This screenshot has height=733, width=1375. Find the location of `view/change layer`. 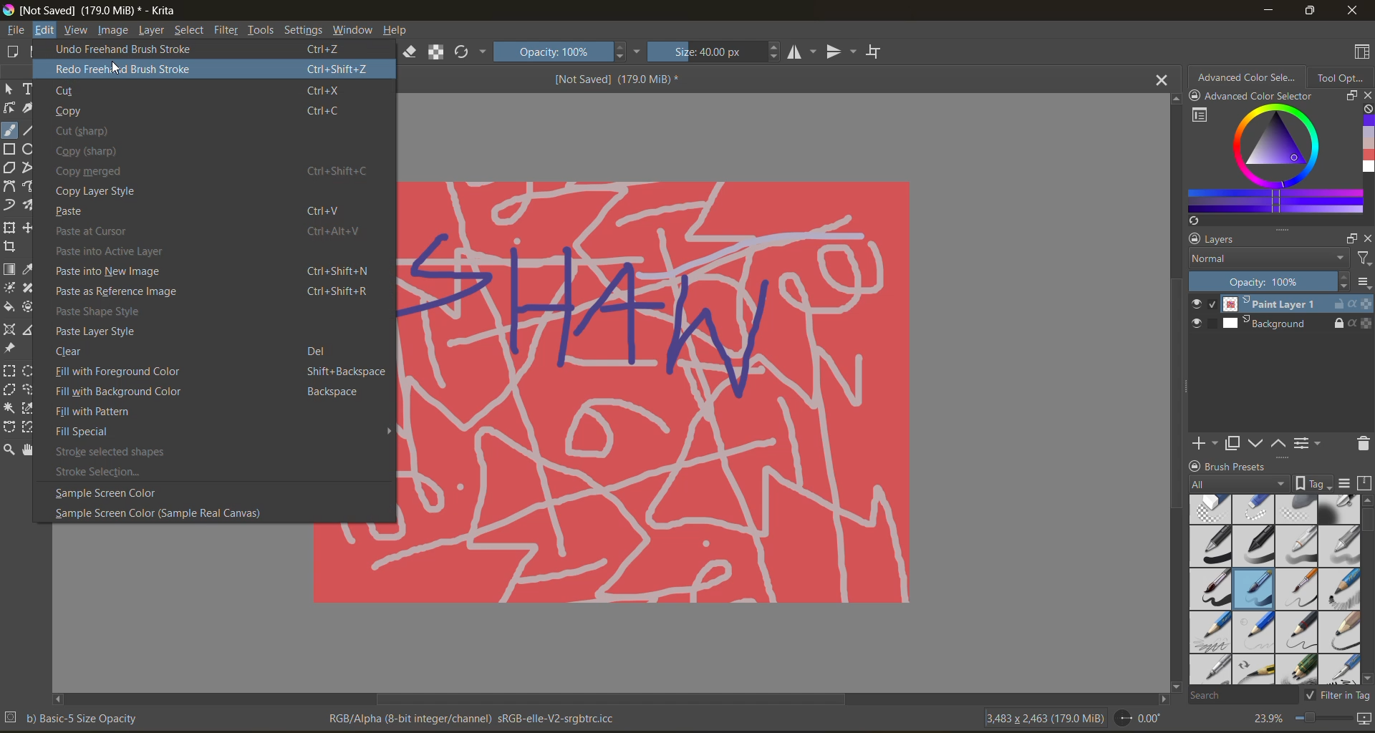

view/change layer is located at coordinates (1310, 444).